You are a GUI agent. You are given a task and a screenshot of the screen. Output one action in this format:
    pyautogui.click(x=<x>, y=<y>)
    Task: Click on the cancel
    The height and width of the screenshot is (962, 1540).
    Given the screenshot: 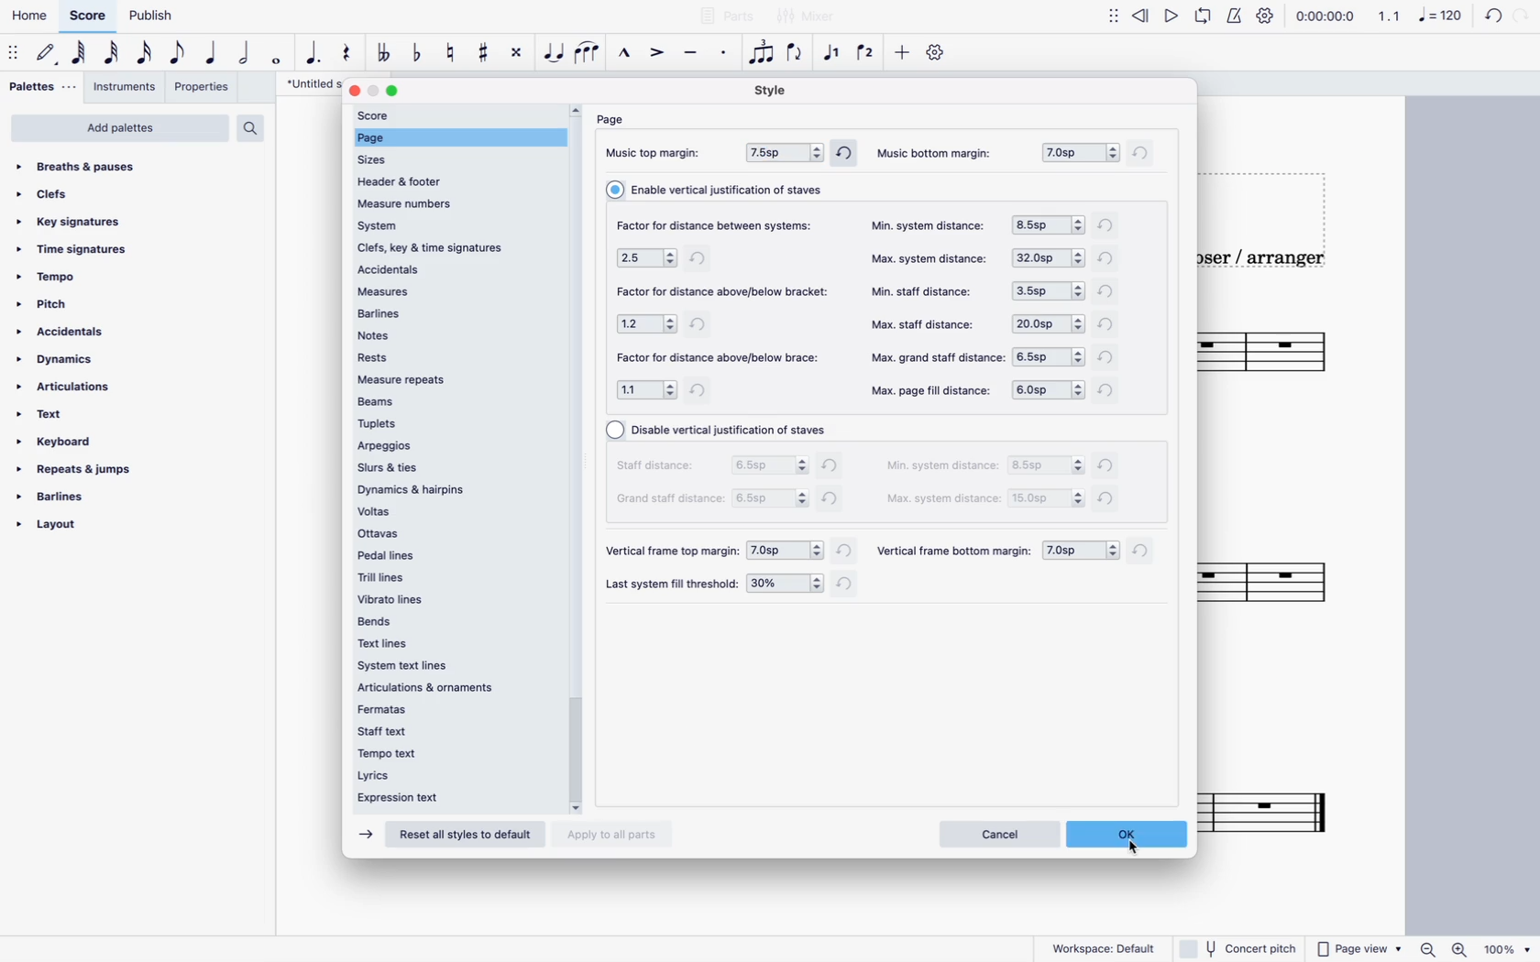 What is the action you would take?
    pyautogui.click(x=998, y=834)
    